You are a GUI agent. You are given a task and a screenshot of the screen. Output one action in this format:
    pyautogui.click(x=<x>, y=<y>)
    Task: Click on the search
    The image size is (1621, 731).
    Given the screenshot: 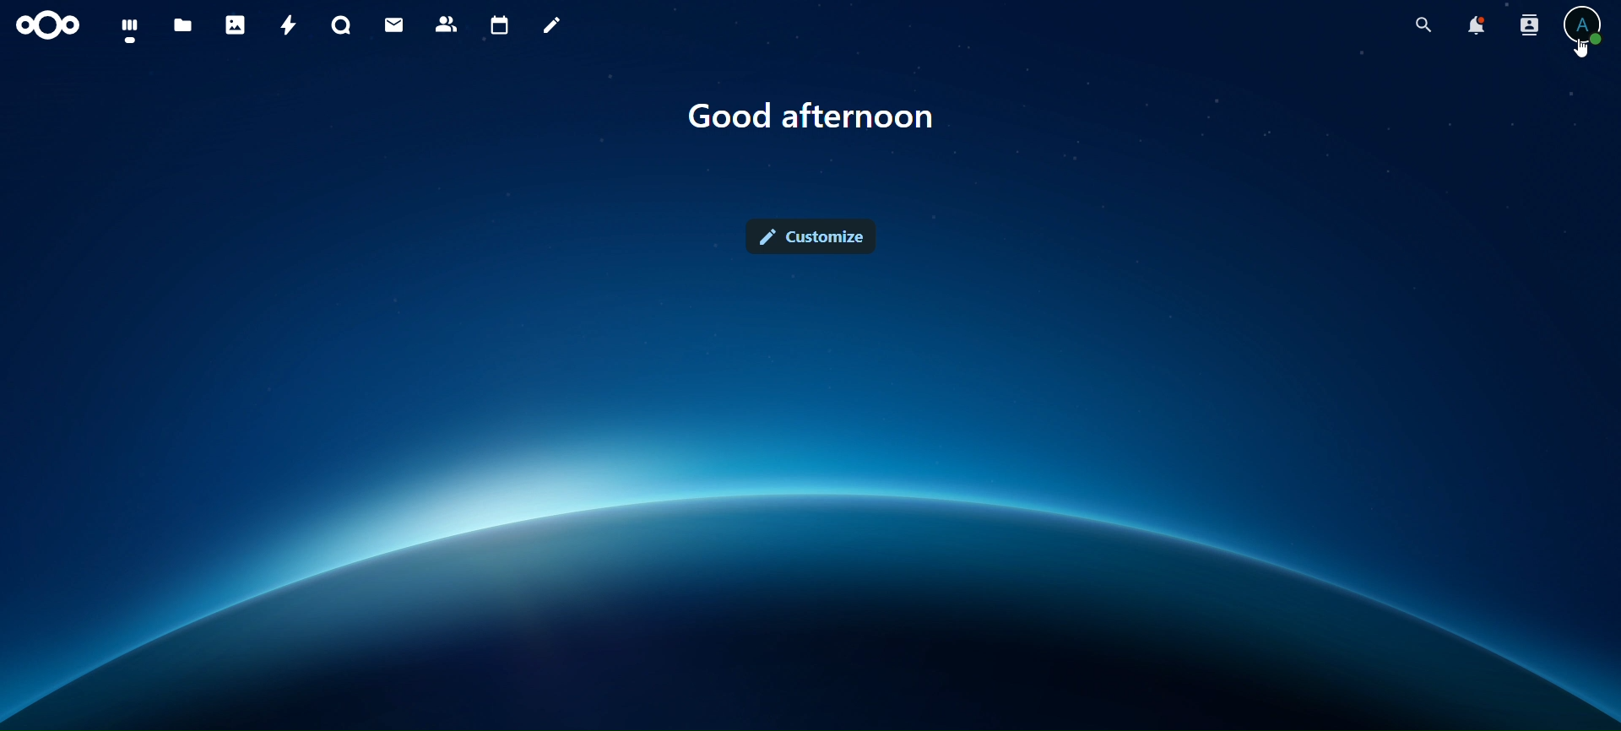 What is the action you would take?
    pyautogui.click(x=1420, y=25)
    